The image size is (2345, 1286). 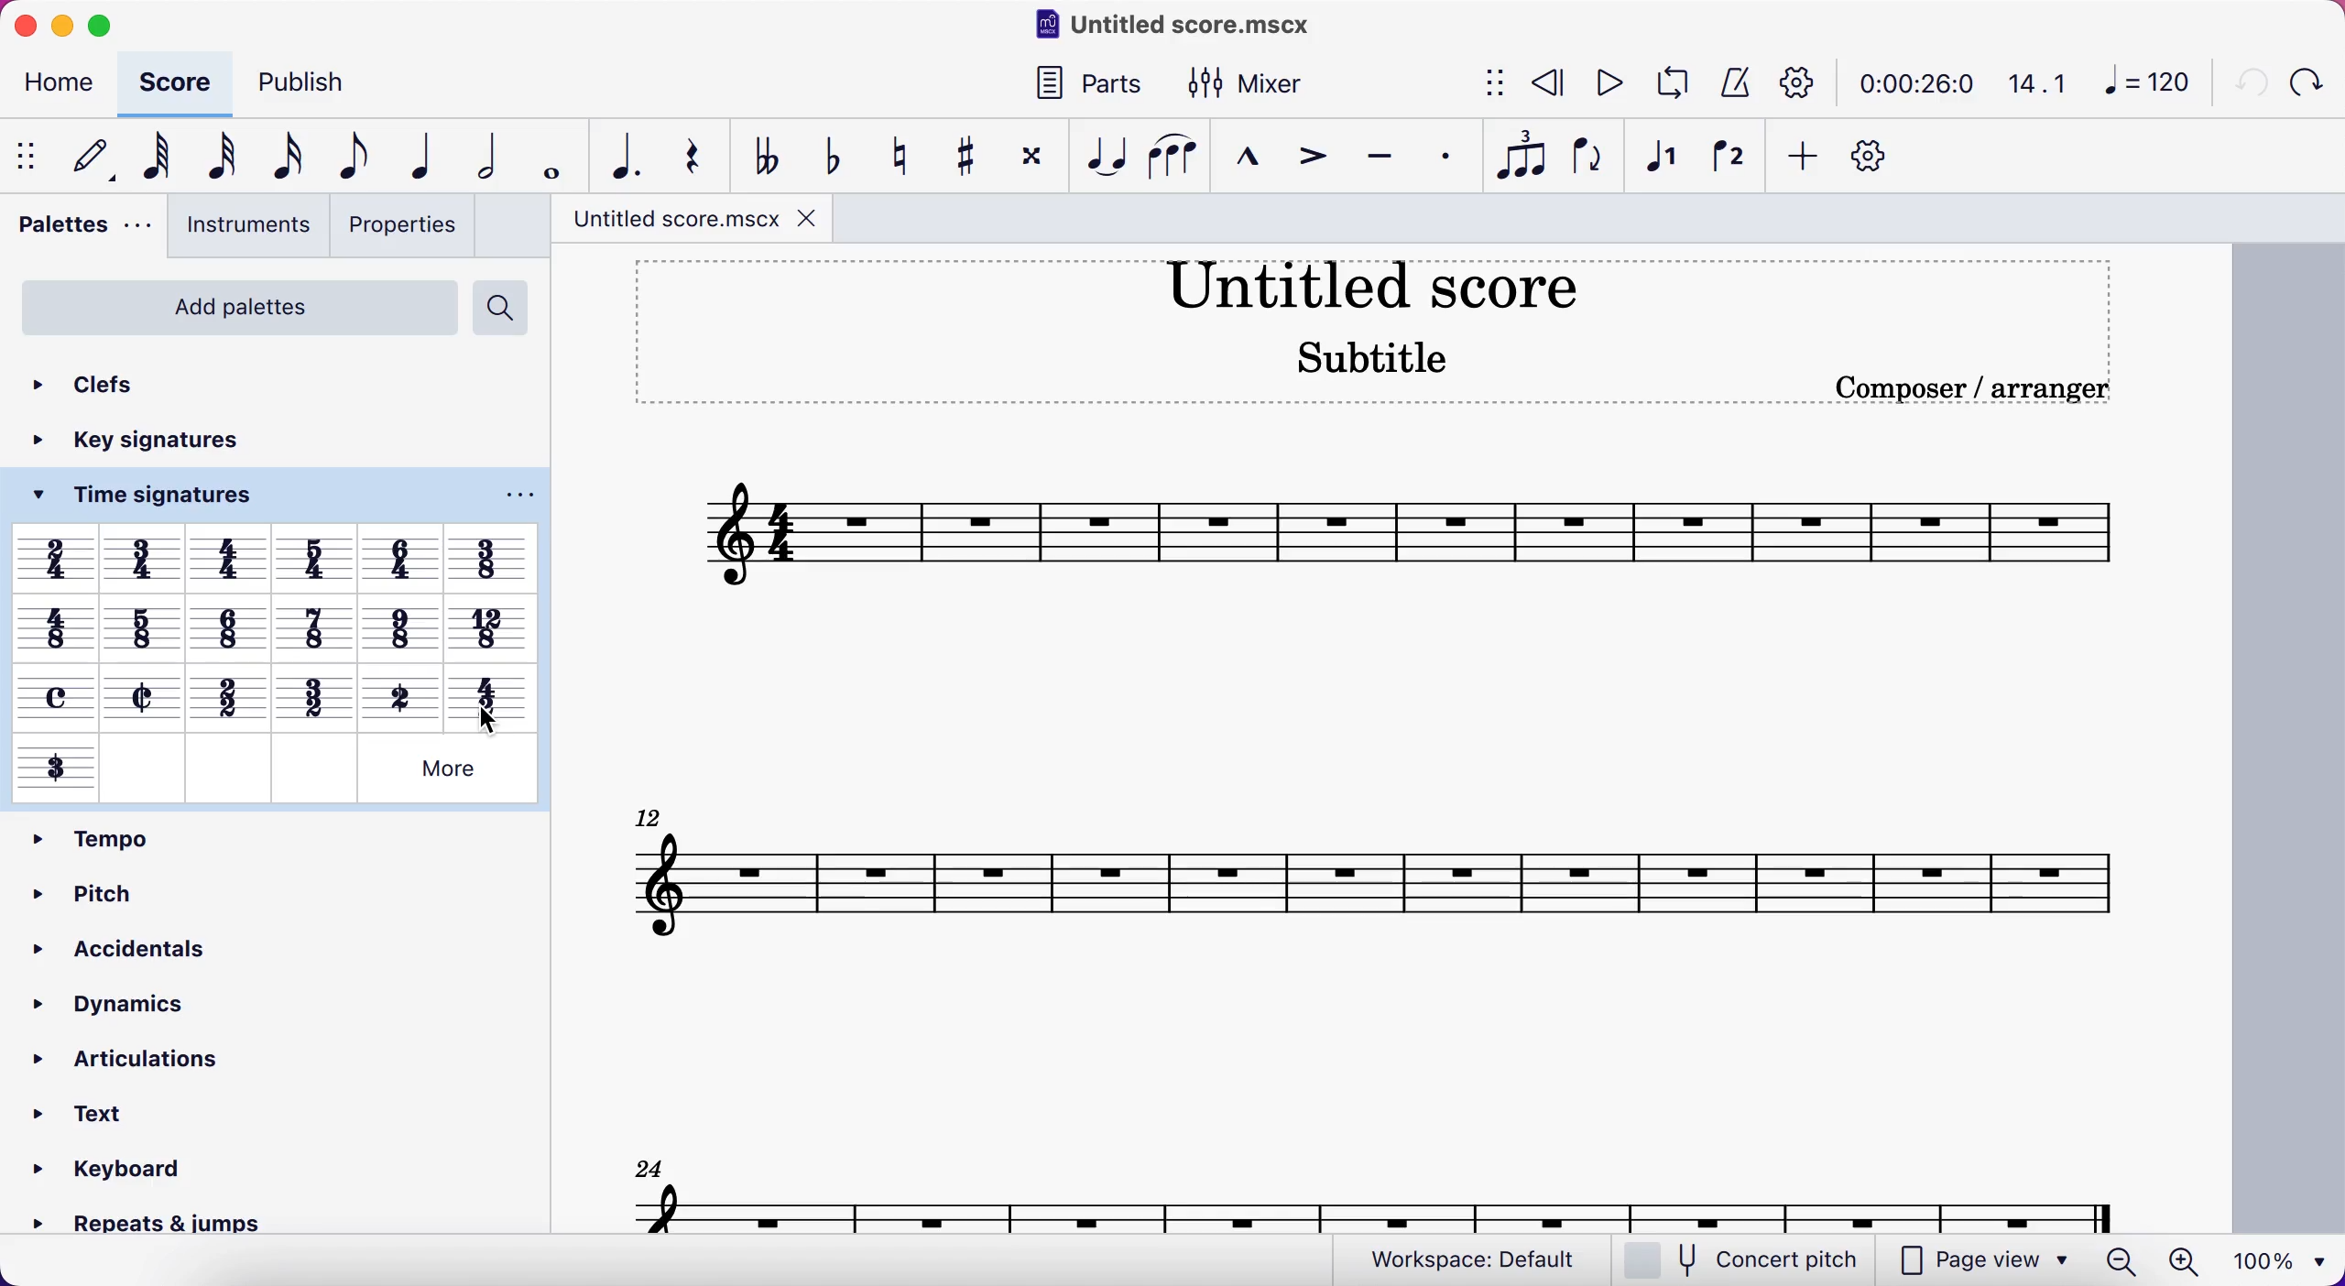 I want to click on home, so click(x=51, y=87).